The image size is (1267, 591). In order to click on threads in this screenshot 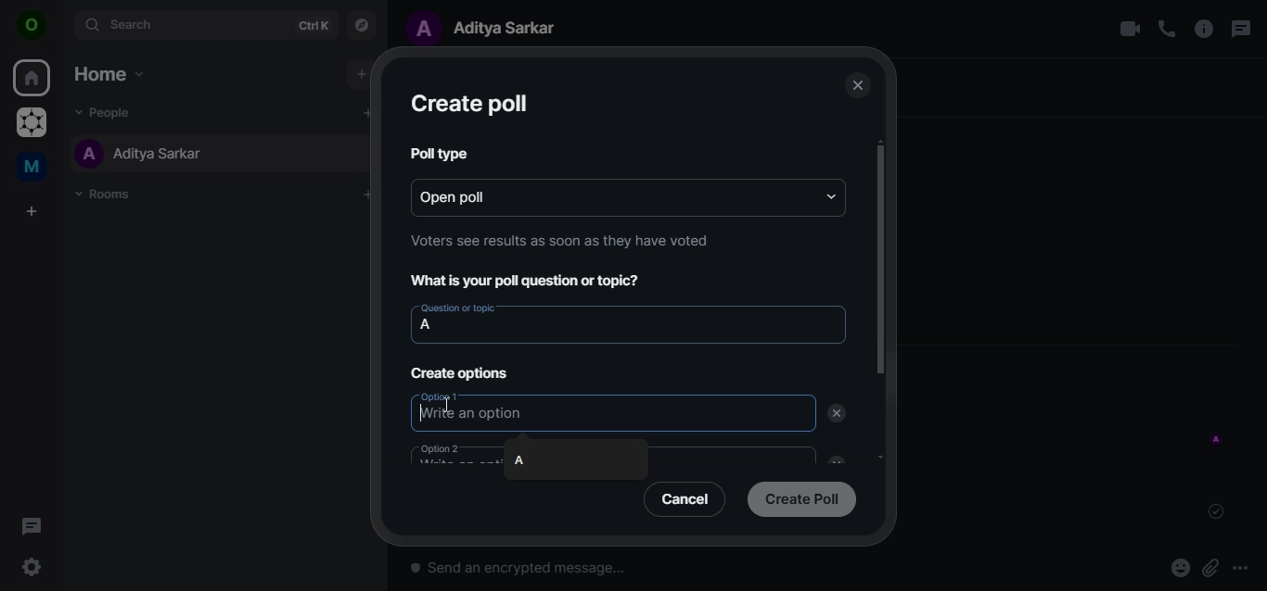, I will do `click(1239, 29)`.